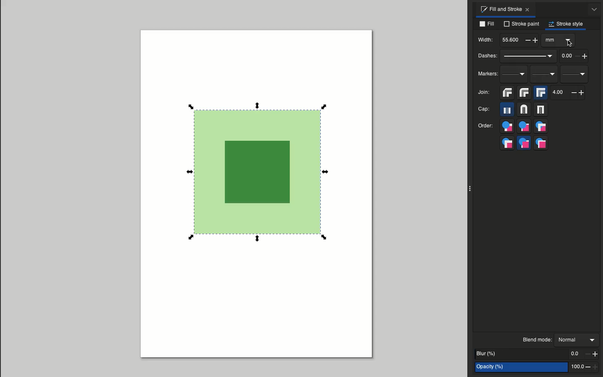 This screenshot has height=377, width=603. Describe the element at coordinates (515, 75) in the screenshot. I see `Start markers` at that location.